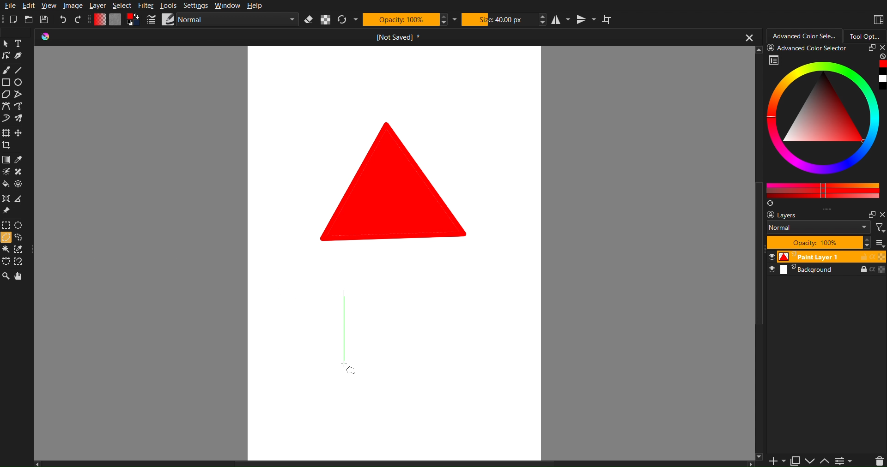 The width and height of the screenshot is (887, 467). Describe the element at coordinates (7, 70) in the screenshot. I see `Brush` at that location.